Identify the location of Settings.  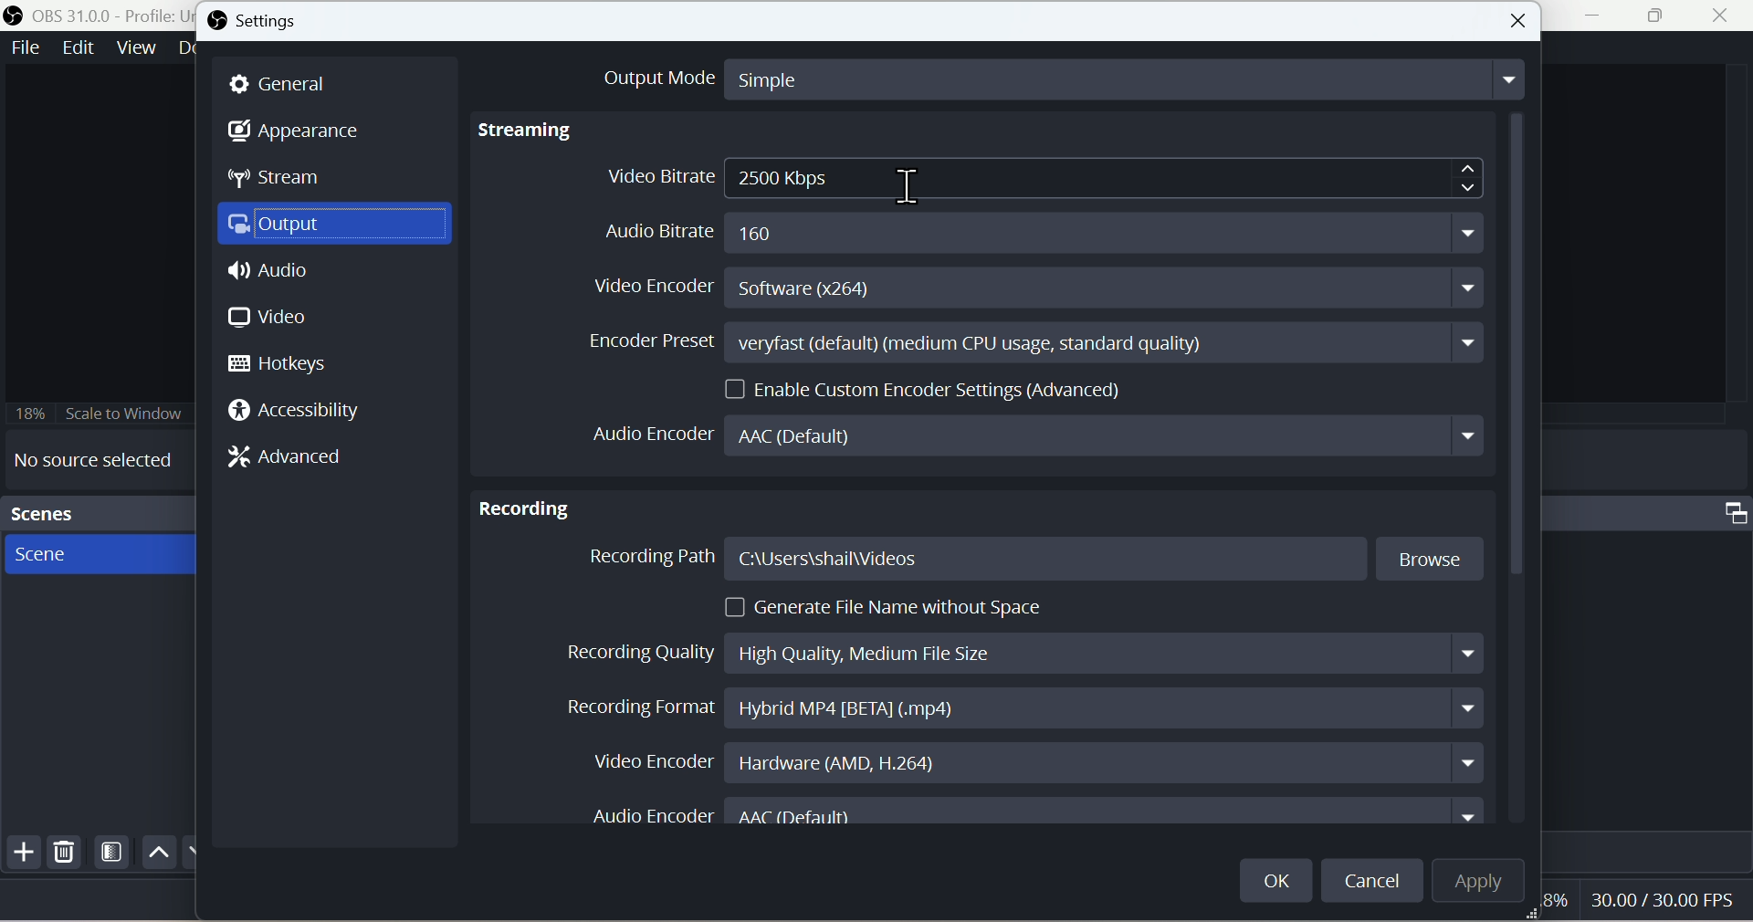
(266, 23).